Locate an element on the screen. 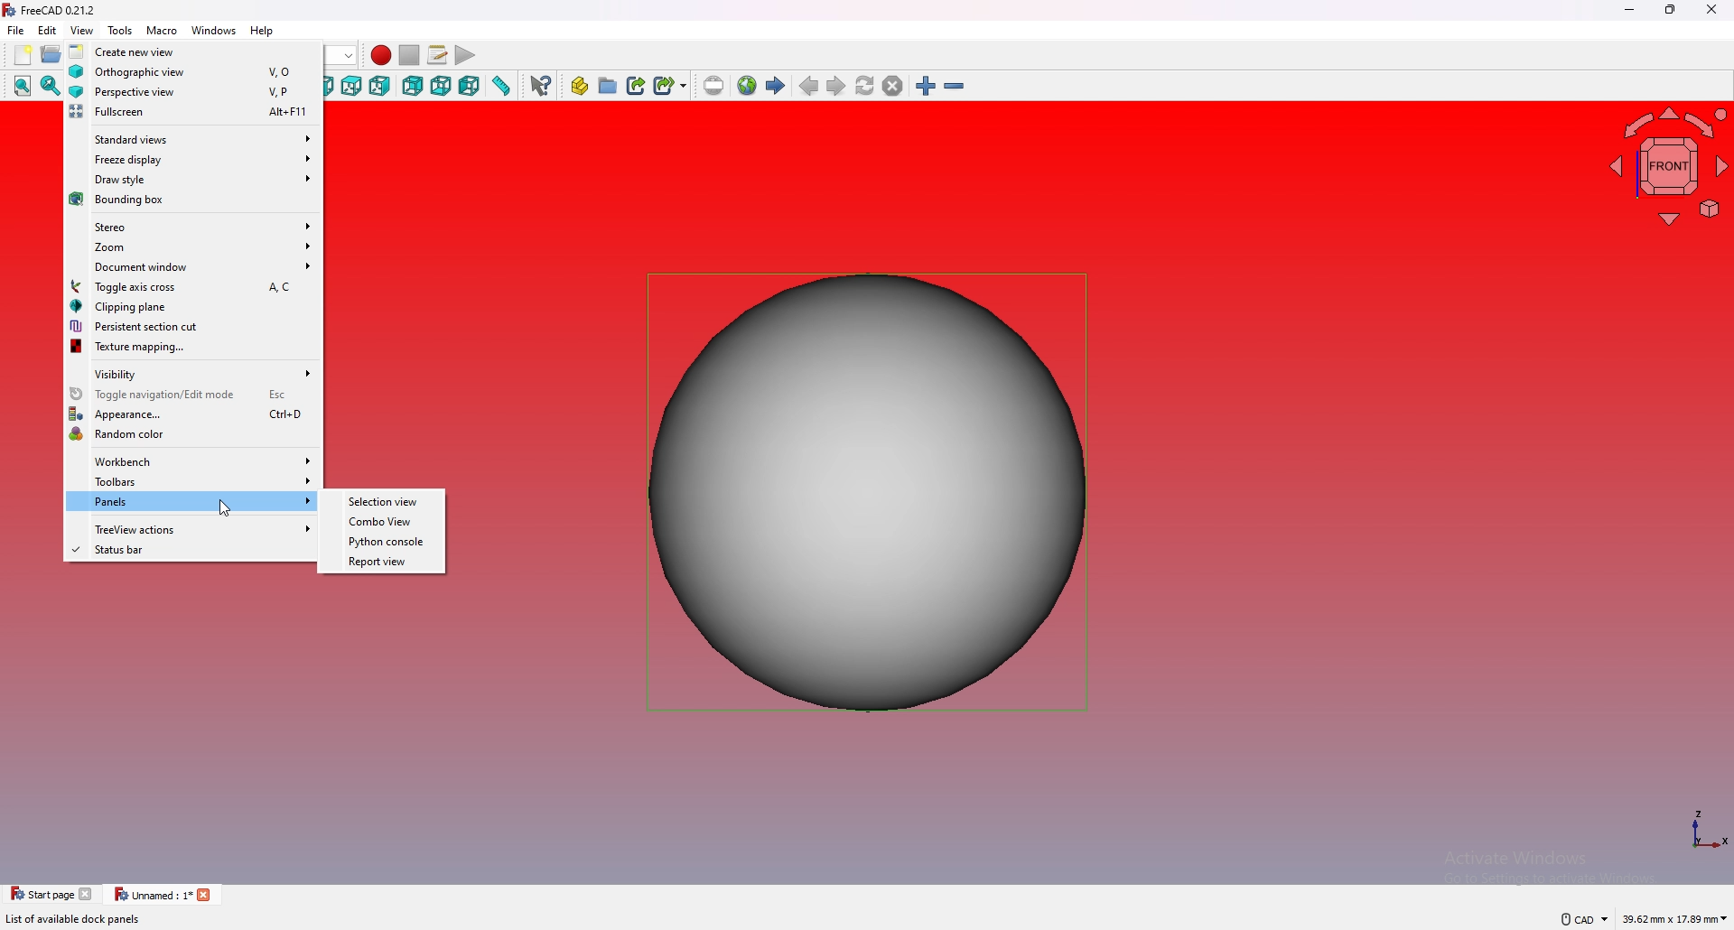 The image size is (1734, 930). panels is located at coordinates (191, 502).